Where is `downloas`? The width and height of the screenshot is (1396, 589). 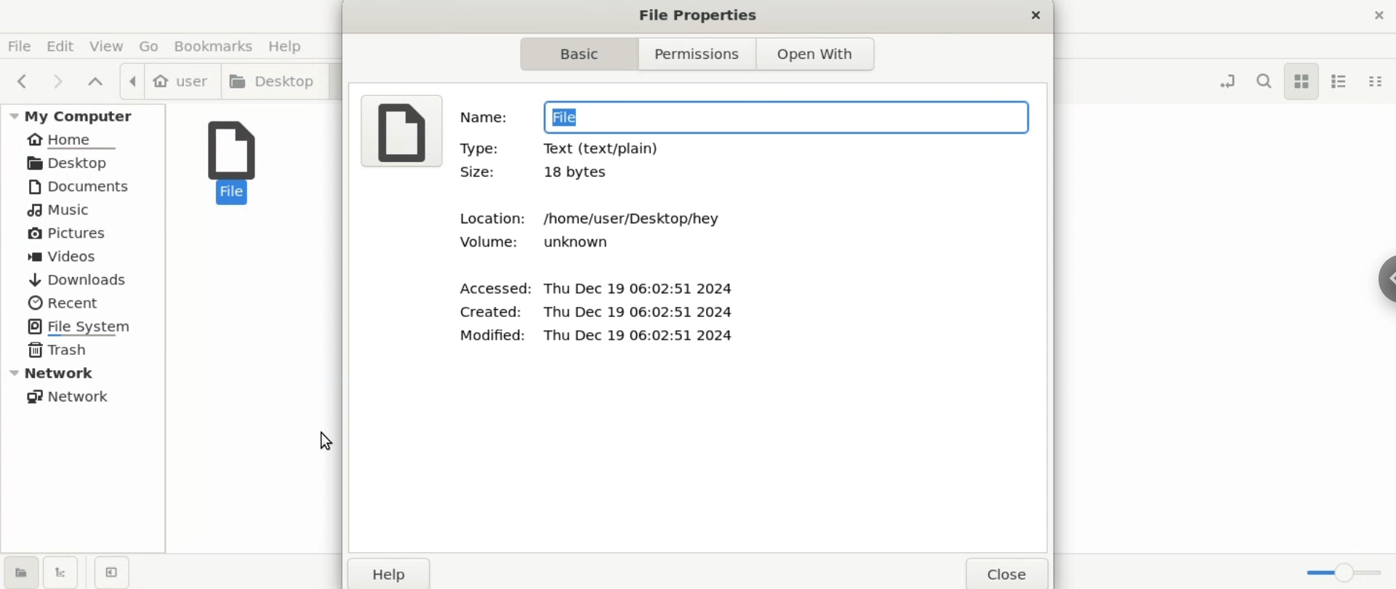
downloas is located at coordinates (84, 279).